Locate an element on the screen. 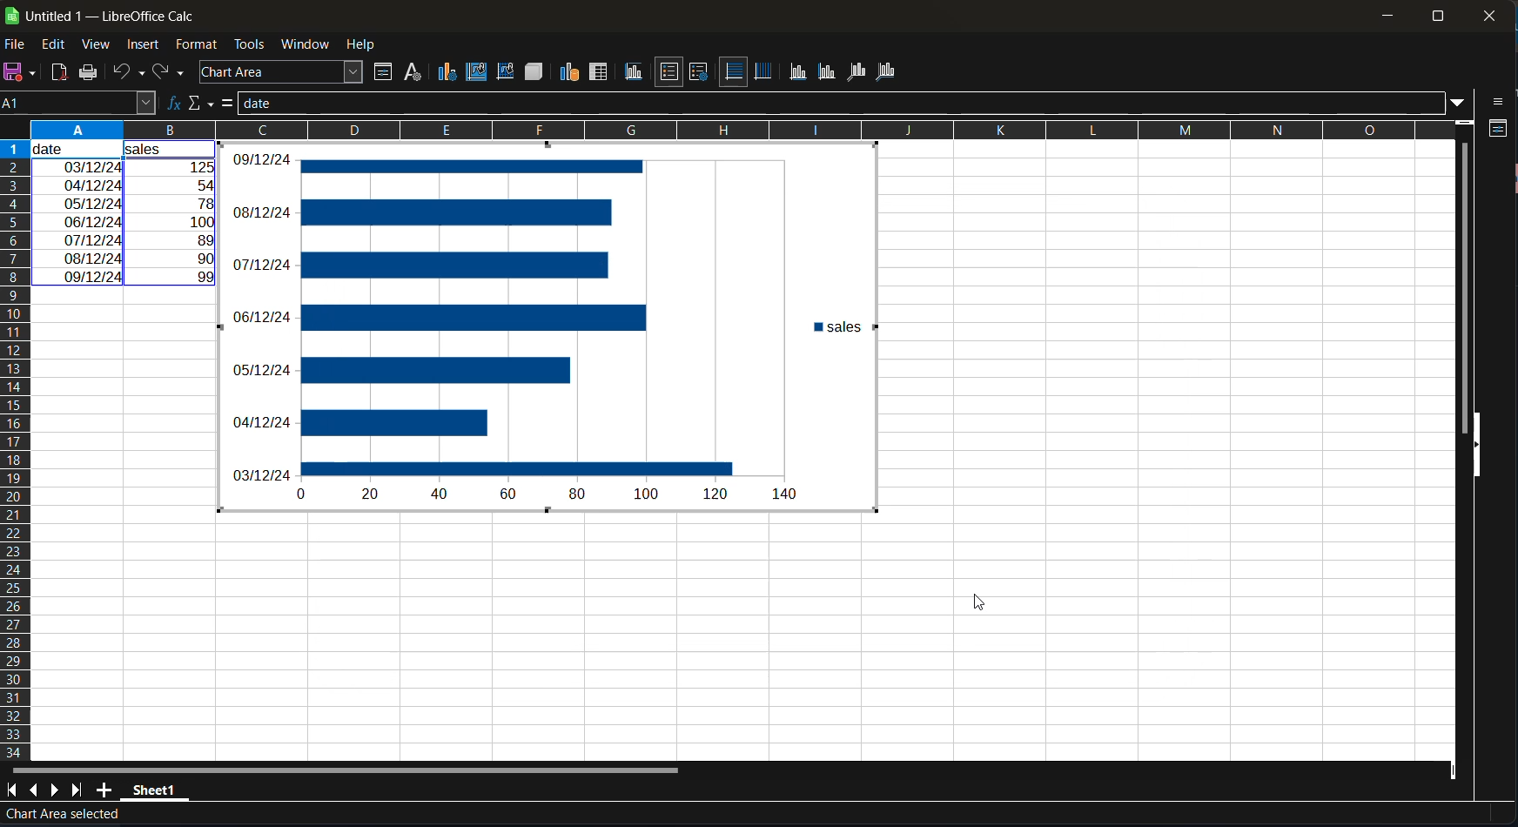 The image size is (1518, 827). bar chart is located at coordinates (550, 327).